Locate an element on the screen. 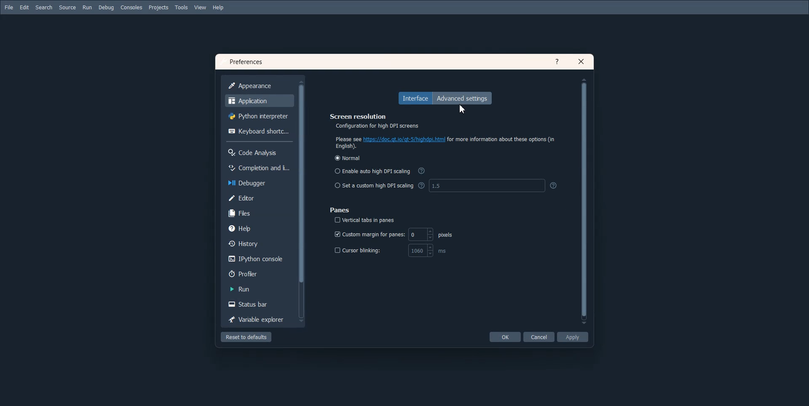 Image resolution: width=809 pixels, height=406 pixels. Cancel is located at coordinates (539, 337).